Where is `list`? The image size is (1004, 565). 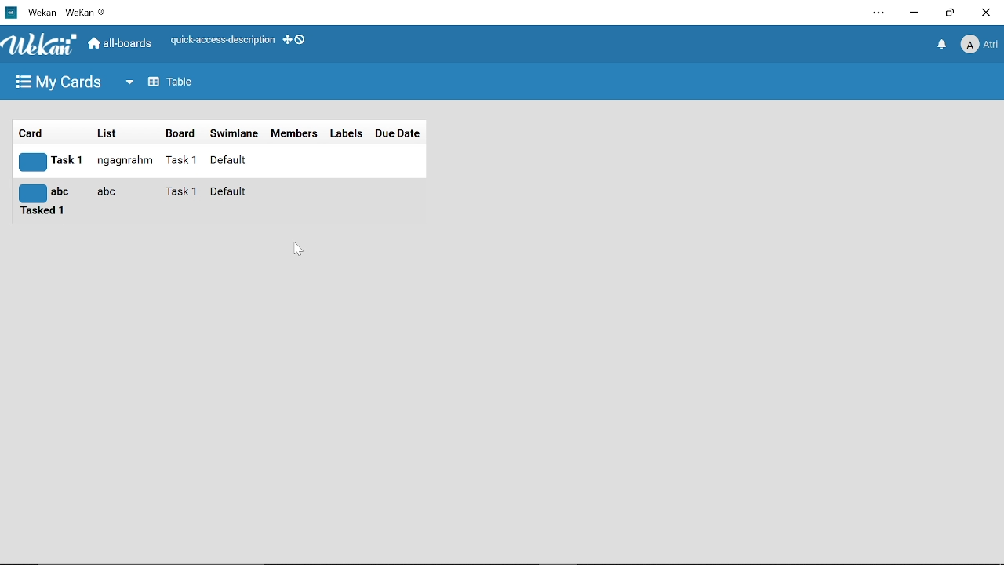 list is located at coordinates (111, 133).